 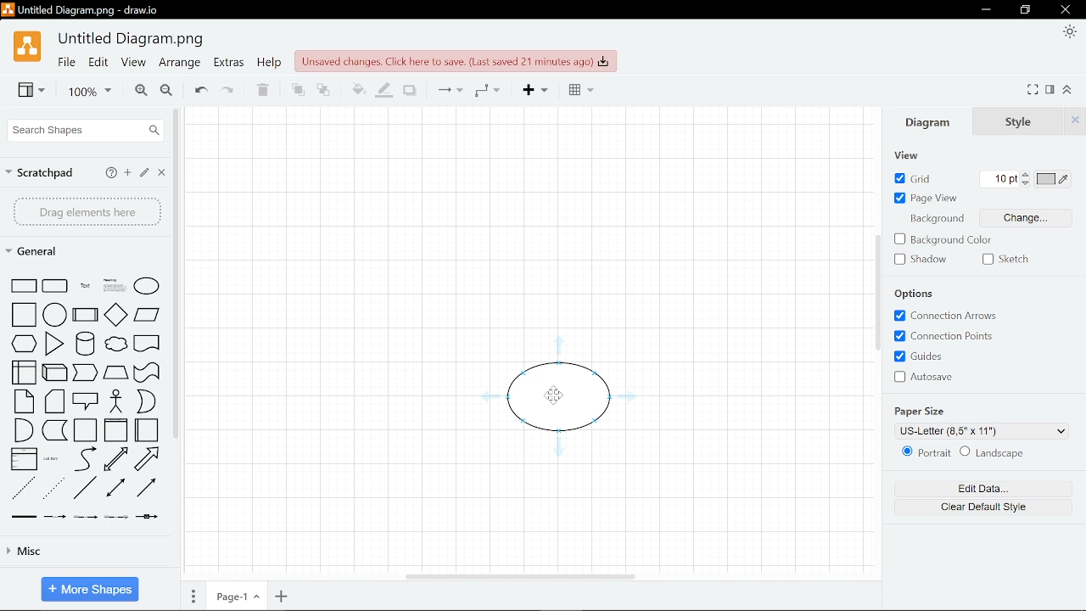 What do you see at coordinates (523, 577) in the screenshot?
I see `Horizontal scrollbar` at bounding box center [523, 577].